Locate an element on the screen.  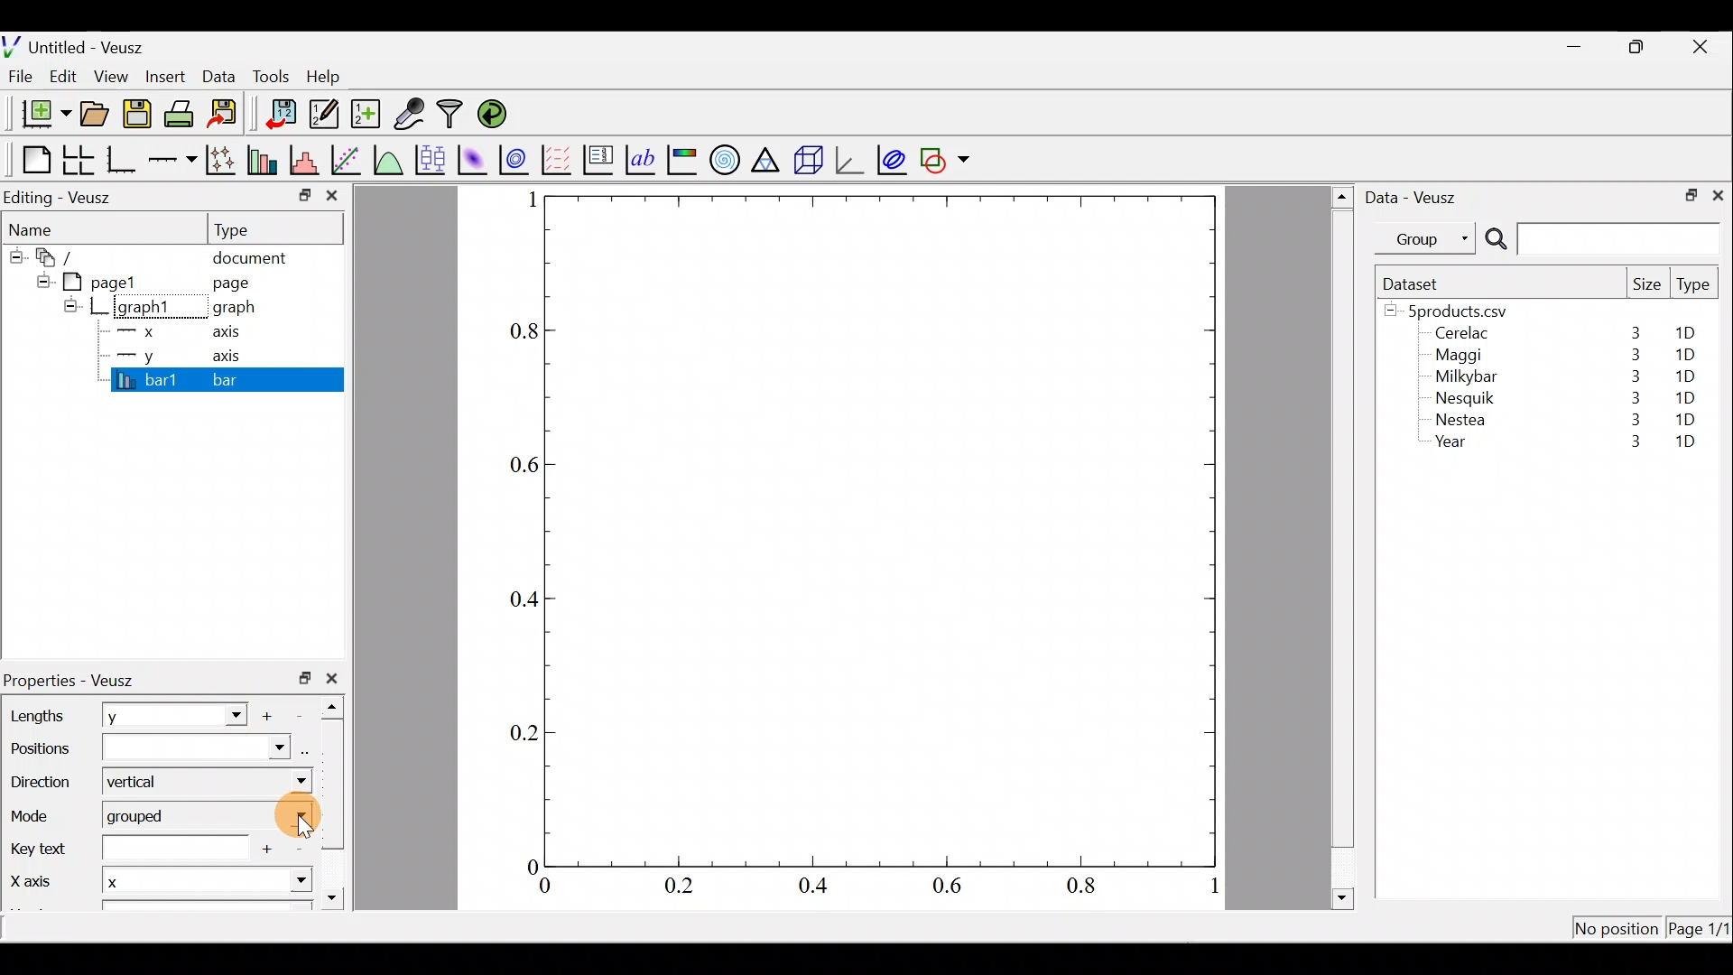
Tools is located at coordinates (270, 75).